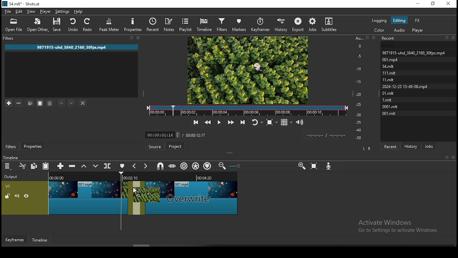 Image resolution: width=458 pixels, height=258 pixels. What do you see at coordinates (27, 196) in the screenshot?
I see `(un)hide` at bounding box center [27, 196].